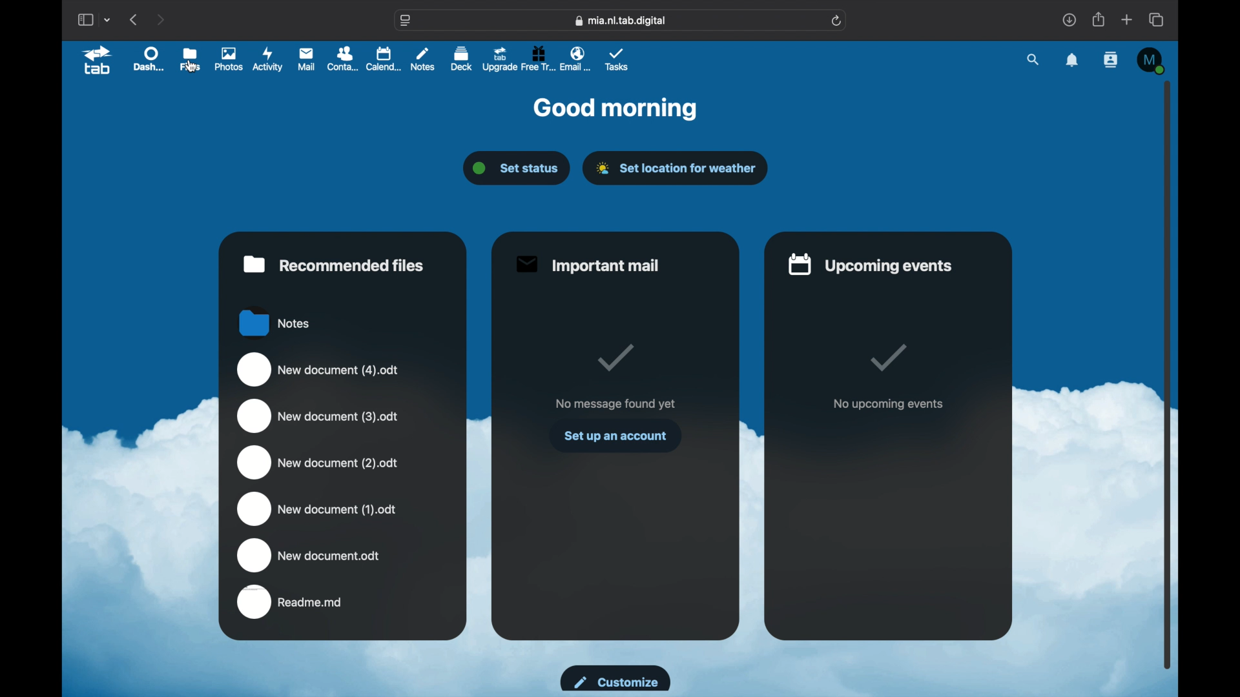 The width and height of the screenshot is (1240, 697). I want to click on recommended files, so click(334, 265).